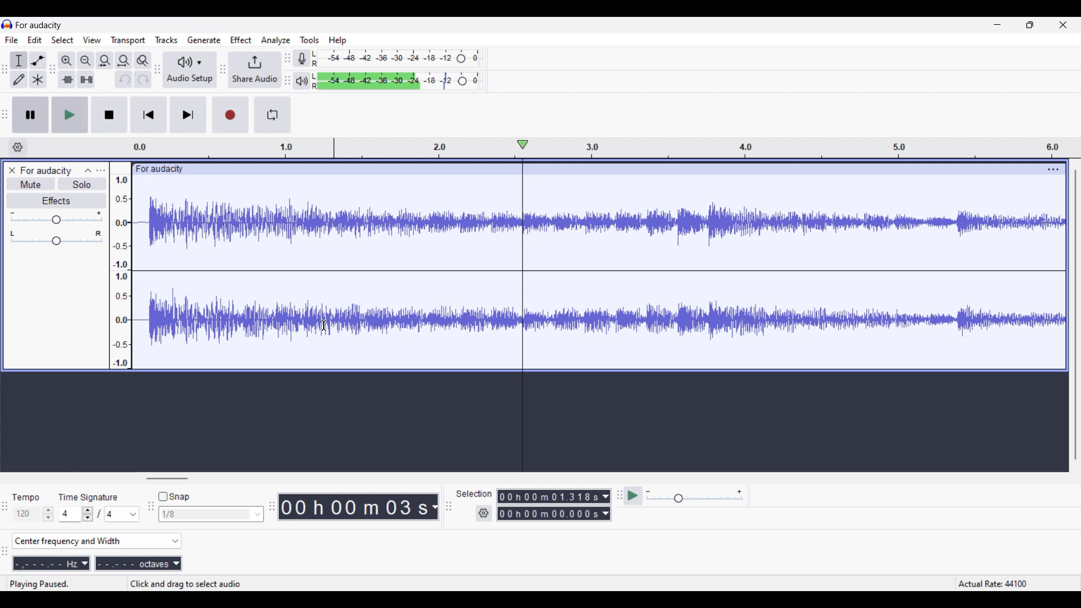 This screenshot has height=608, width=1081. I want to click on Pan scale, so click(56, 238).